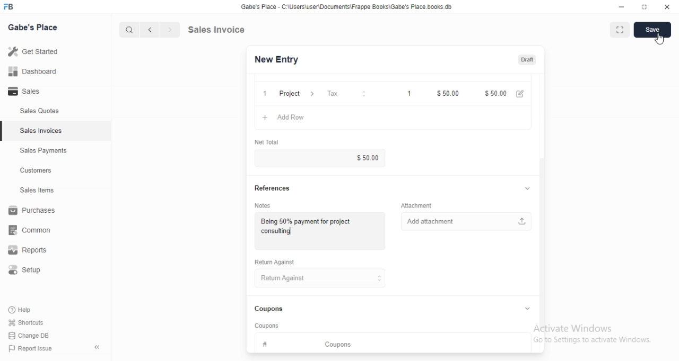 The height and width of the screenshot is (361, 679). I want to click on common, so click(33, 230).